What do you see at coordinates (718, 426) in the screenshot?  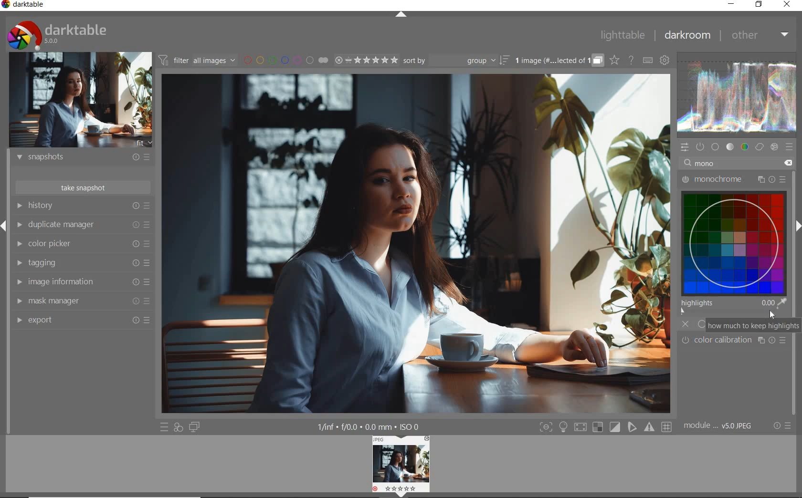 I see `module..v50JPEG` at bounding box center [718, 426].